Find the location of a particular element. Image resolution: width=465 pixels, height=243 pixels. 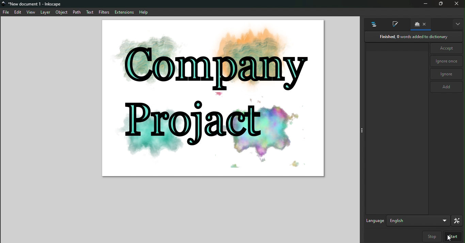

Accept is located at coordinates (447, 48).